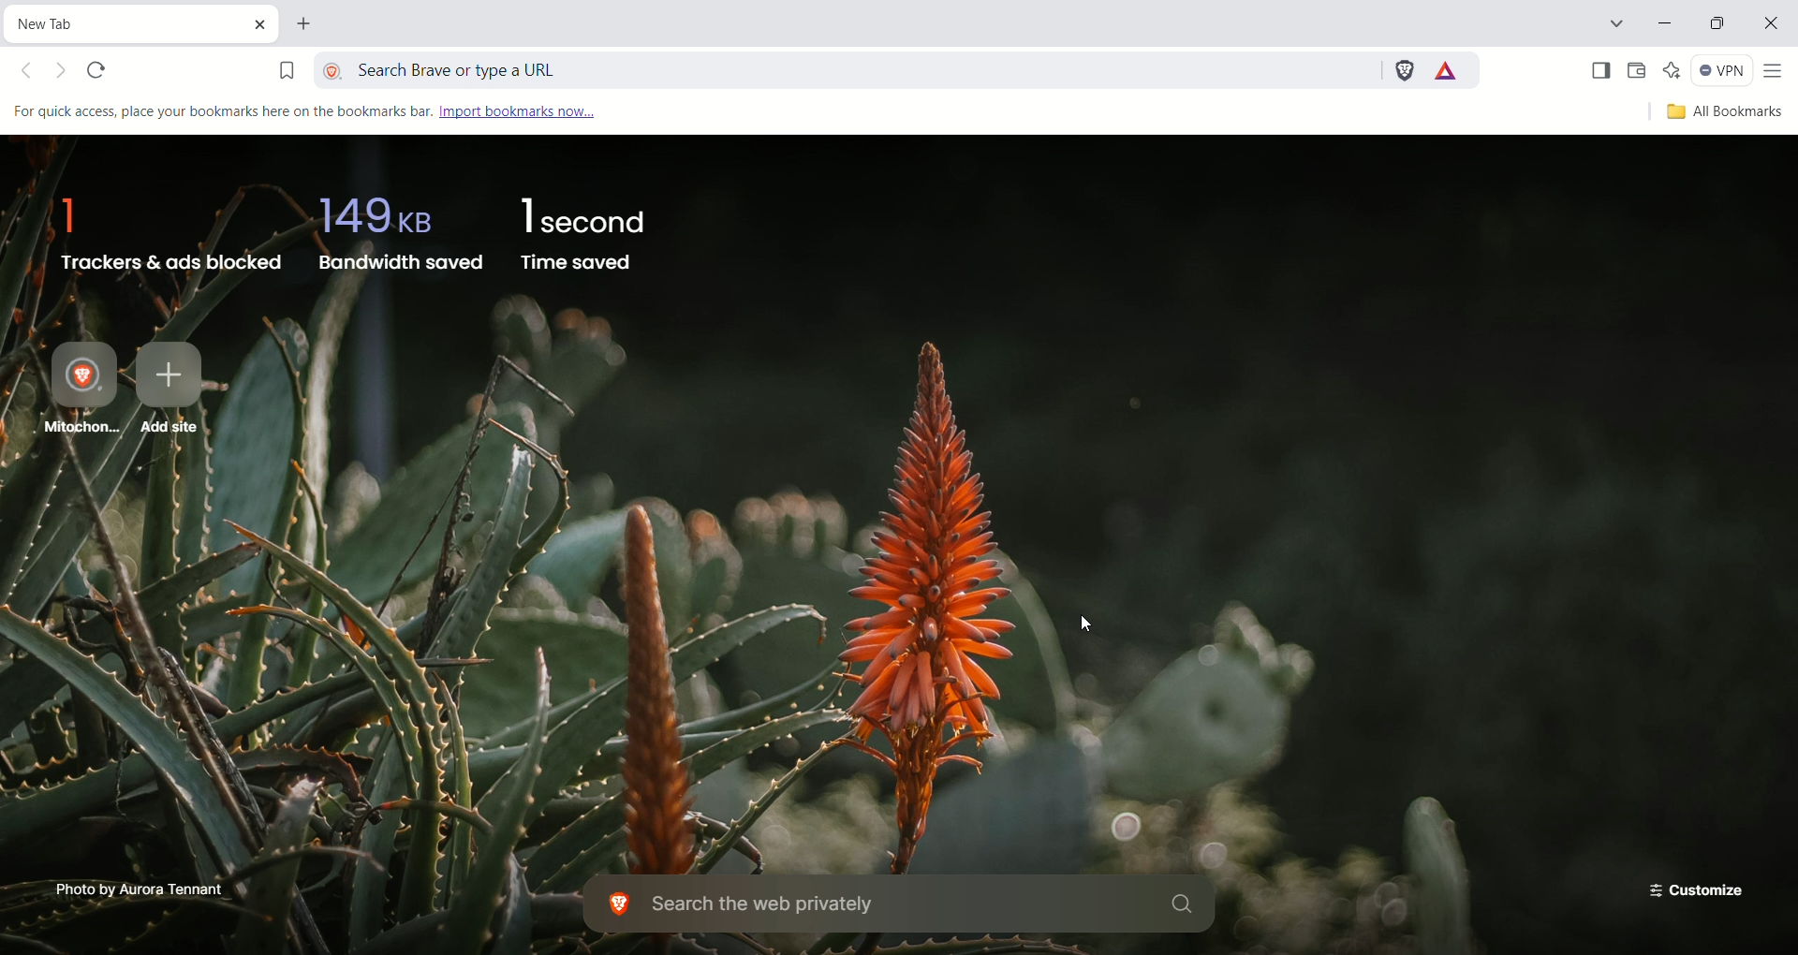 The image size is (1798, 955). I want to click on show sidebar, so click(1599, 71).